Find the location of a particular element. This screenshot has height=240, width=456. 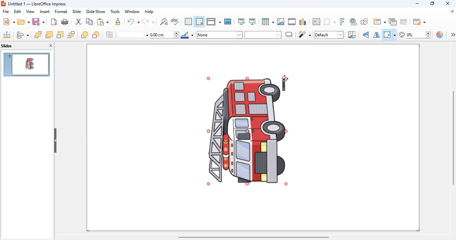

area style/filling is located at coordinates (220, 35).